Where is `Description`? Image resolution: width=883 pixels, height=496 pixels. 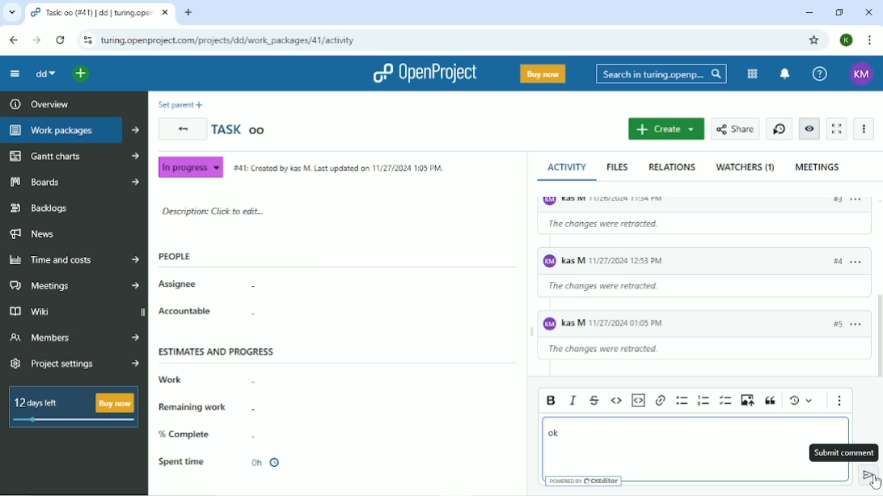 Description is located at coordinates (211, 212).